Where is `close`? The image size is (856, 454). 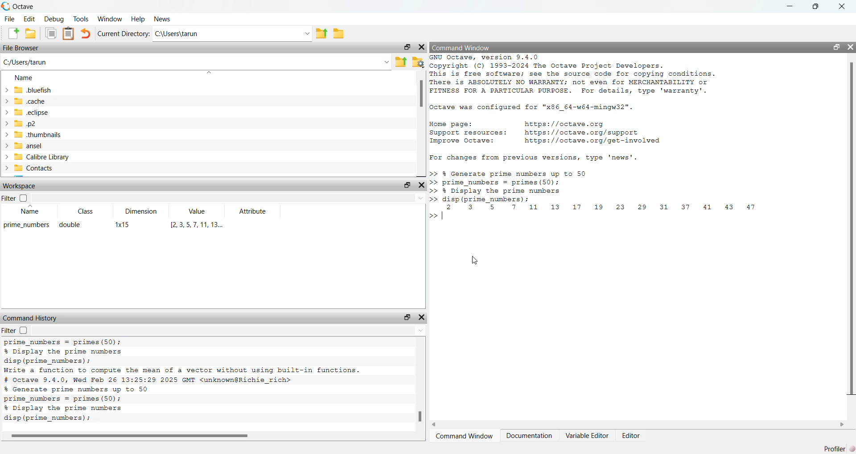 close is located at coordinates (422, 317).